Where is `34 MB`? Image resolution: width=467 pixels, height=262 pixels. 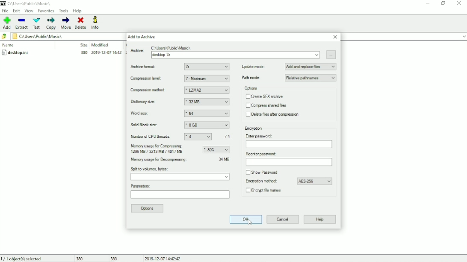
34 MB is located at coordinates (224, 159).